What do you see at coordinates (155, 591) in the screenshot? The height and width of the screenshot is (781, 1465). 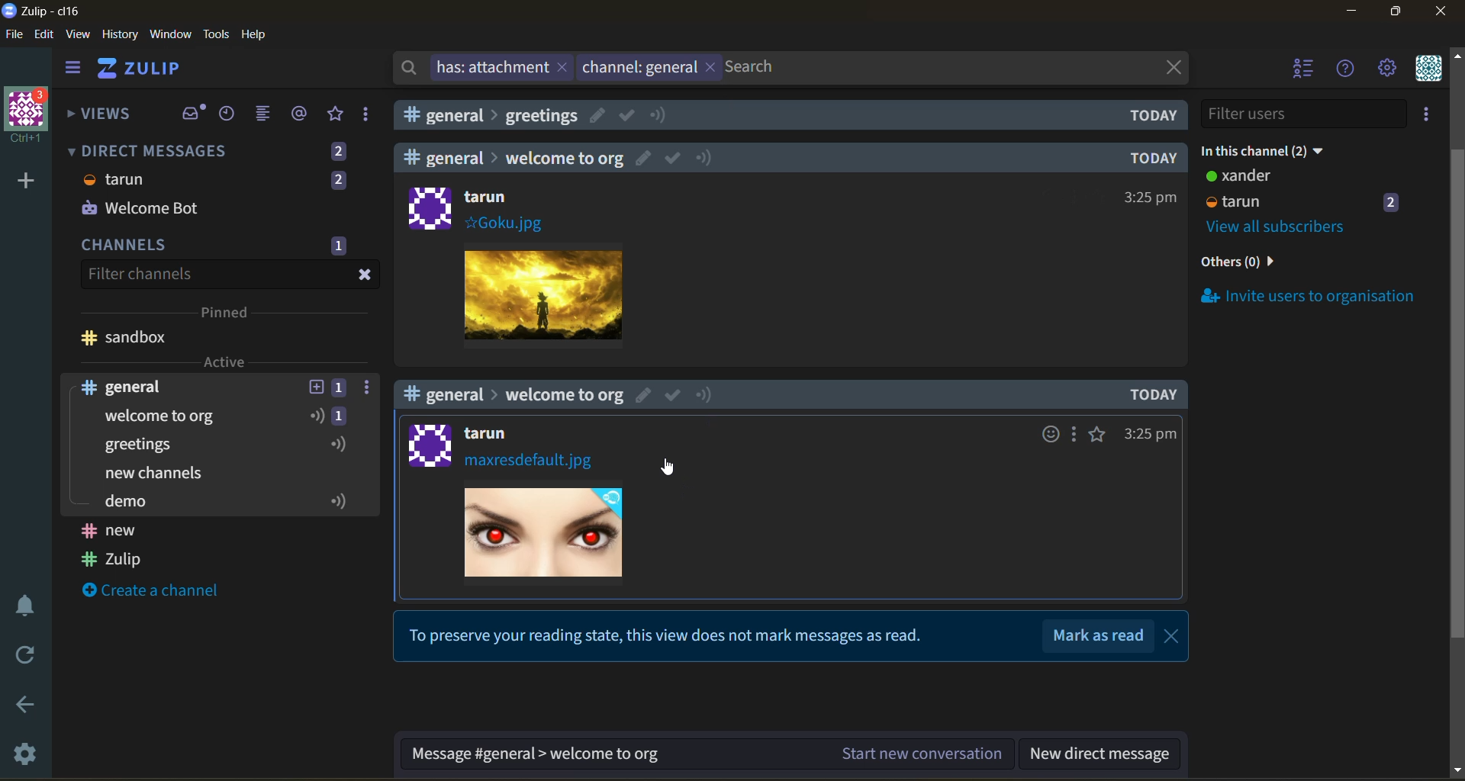 I see `Create a channel` at bounding box center [155, 591].